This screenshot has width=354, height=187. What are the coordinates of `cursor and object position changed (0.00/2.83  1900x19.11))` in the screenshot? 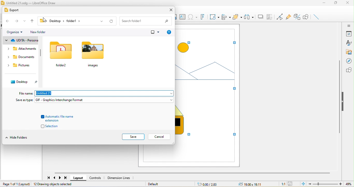 It's located at (232, 184).